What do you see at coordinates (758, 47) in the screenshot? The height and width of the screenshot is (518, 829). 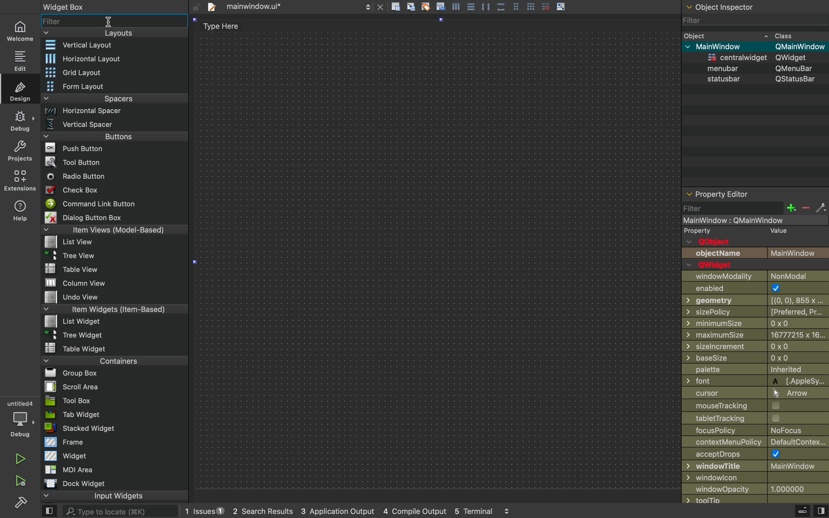 I see `mainwindow` at bounding box center [758, 47].